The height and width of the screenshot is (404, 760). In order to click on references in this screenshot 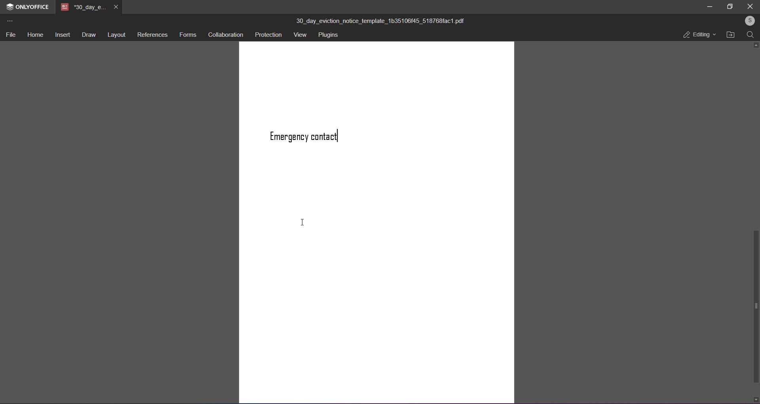, I will do `click(152, 36)`.